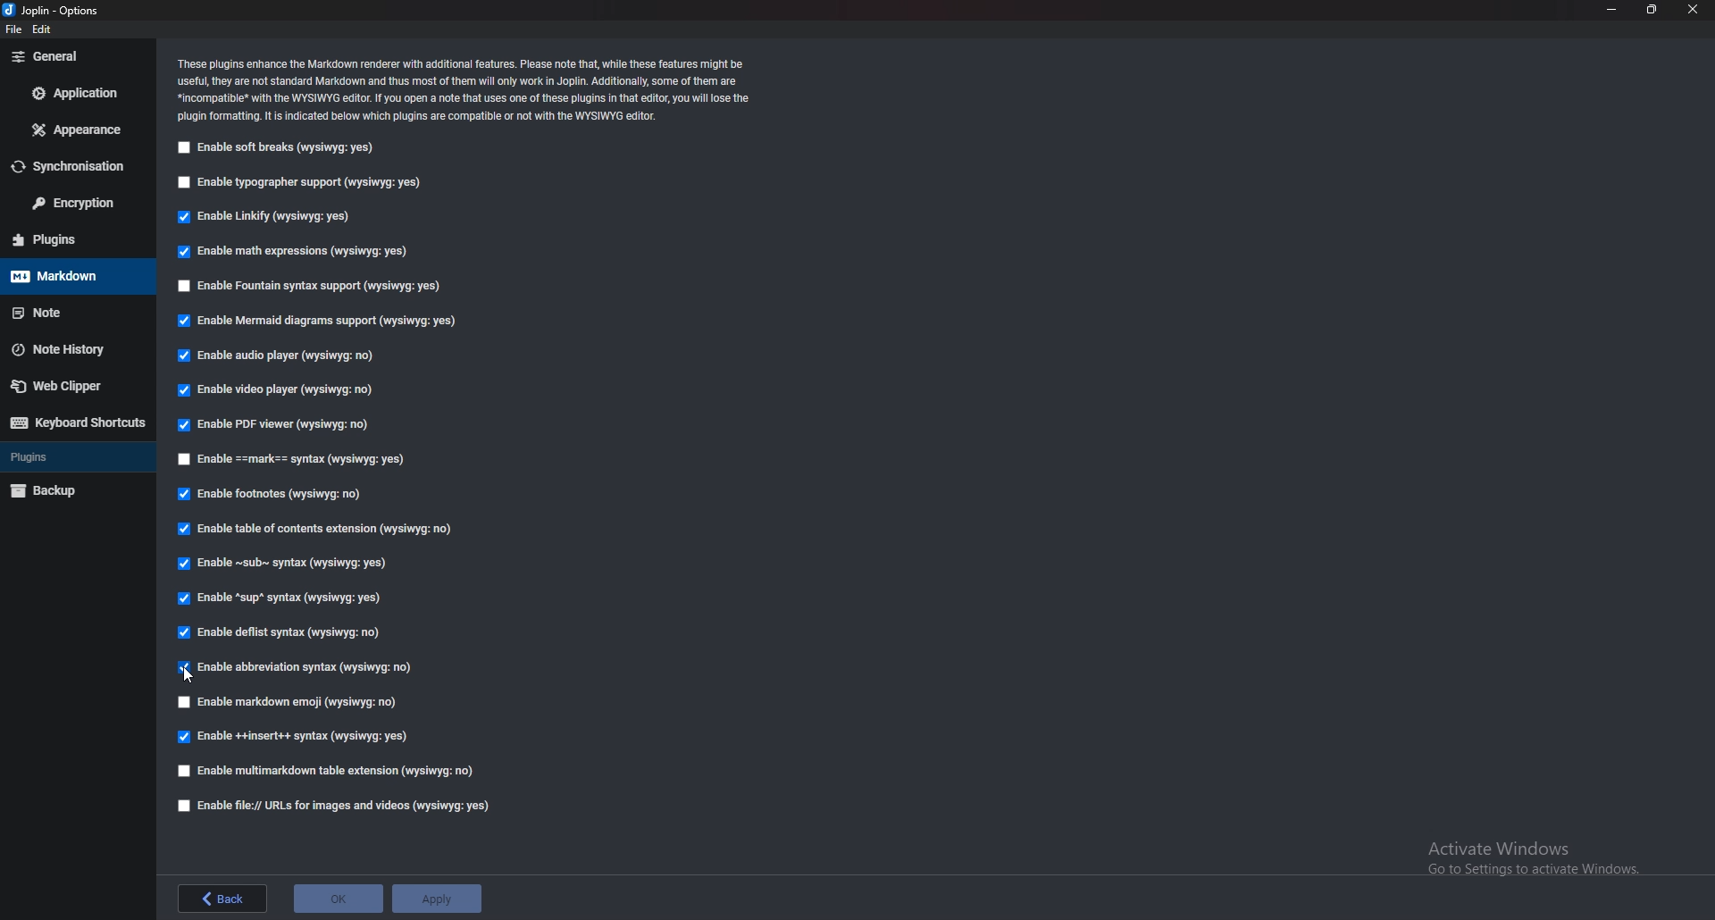 The image size is (1715, 920). Describe the element at coordinates (280, 632) in the screenshot. I see `Enable deflist syntax` at that location.